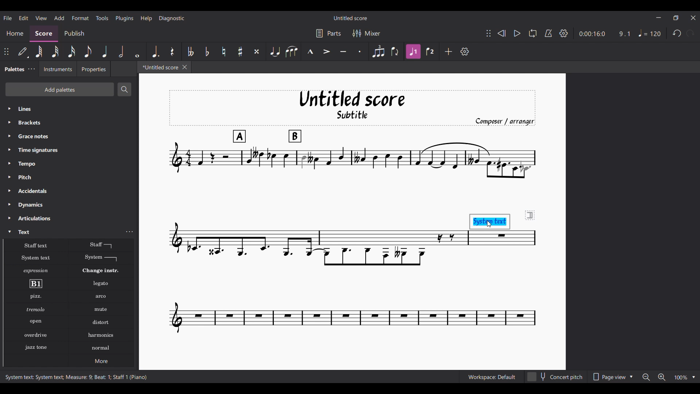 The image size is (700, 394). I want to click on Voice 2, so click(430, 51).